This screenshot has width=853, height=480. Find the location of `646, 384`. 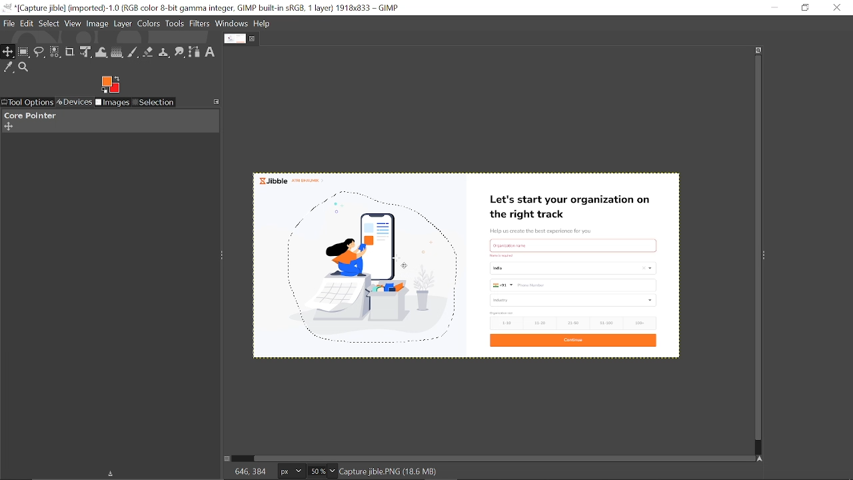

646, 384 is located at coordinates (251, 471).